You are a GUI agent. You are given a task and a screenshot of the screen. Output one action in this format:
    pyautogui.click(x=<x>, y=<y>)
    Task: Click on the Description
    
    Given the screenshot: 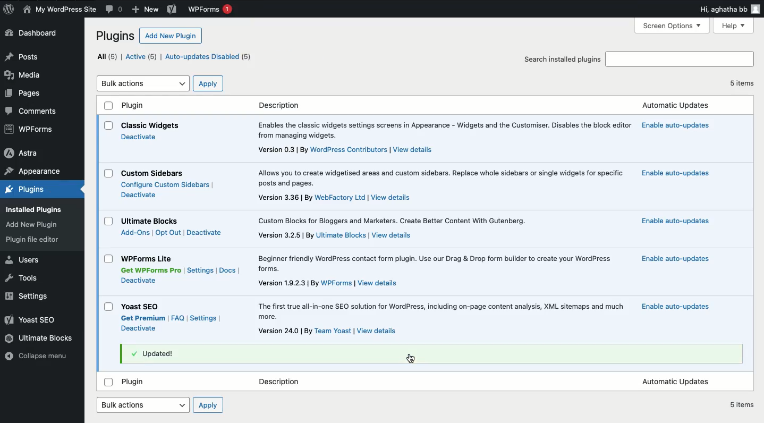 What is the action you would take?
    pyautogui.click(x=440, y=177)
    